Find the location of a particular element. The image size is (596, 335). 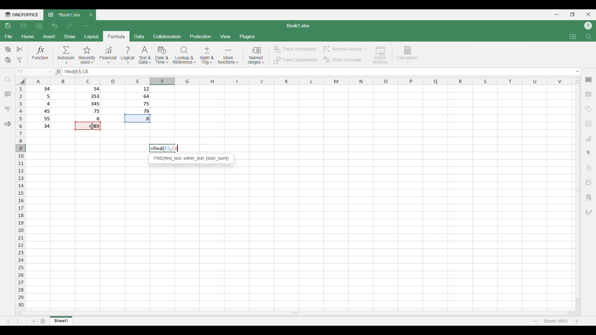

Filled cells is located at coordinates (89, 103).